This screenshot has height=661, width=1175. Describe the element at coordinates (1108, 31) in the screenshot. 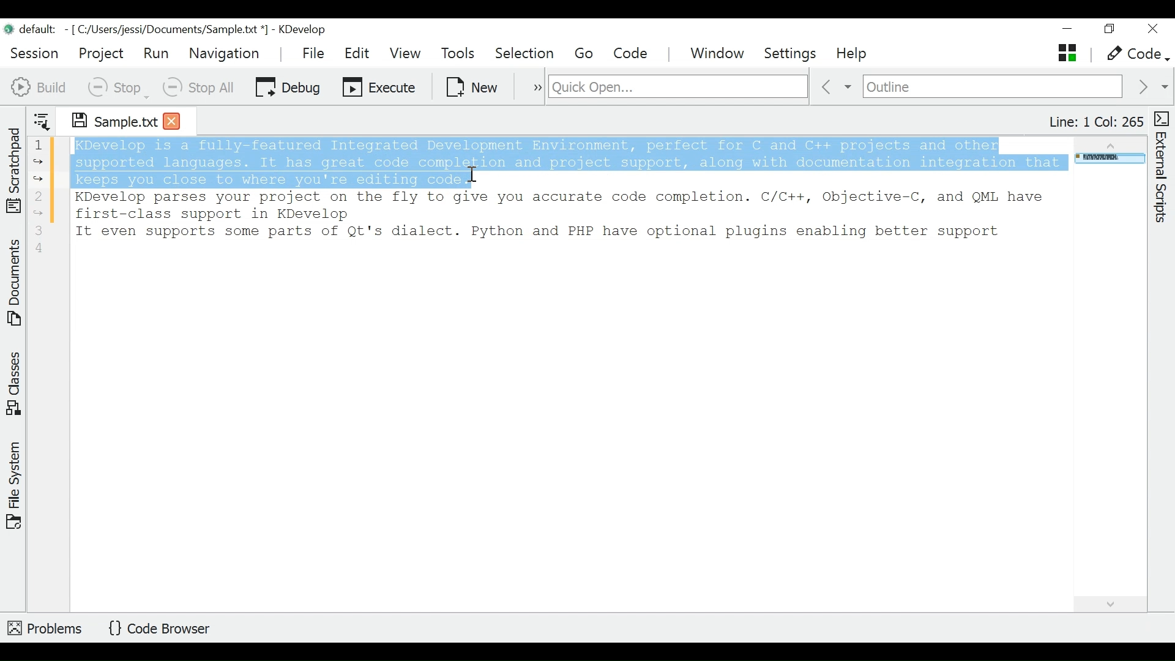

I see `Restore` at that location.